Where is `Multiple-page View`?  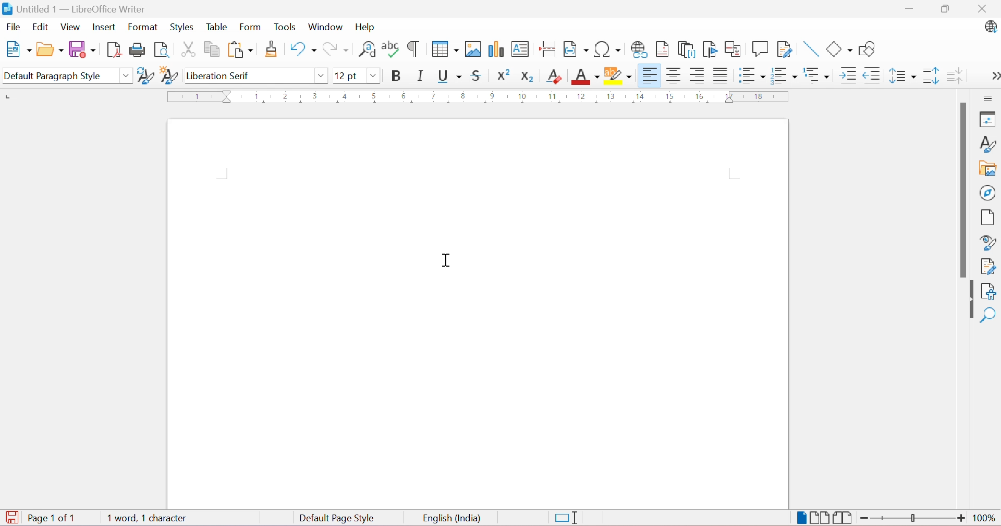
Multiple-page View is located at coordinates (821, 517).